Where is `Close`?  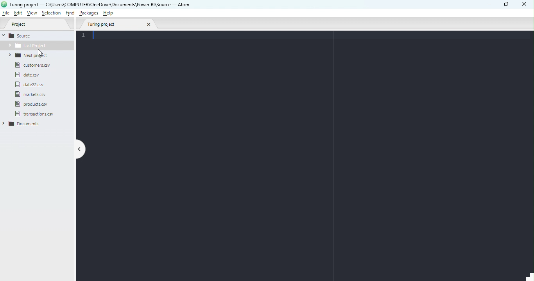
Close is located at coordinates (524, 5).